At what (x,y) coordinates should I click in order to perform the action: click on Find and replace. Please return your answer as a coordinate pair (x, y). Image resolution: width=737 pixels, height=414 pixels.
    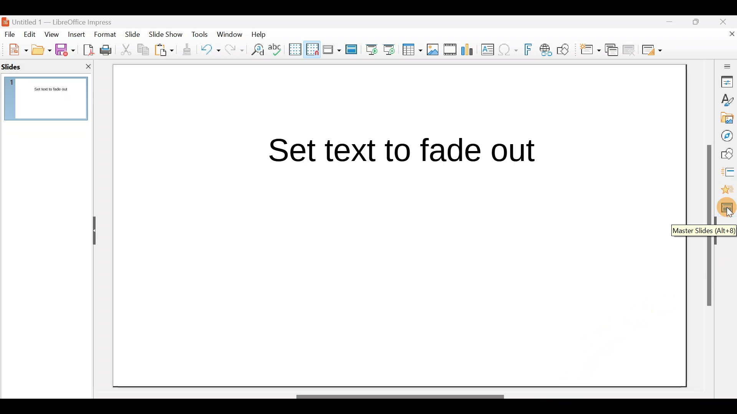
    Looking at the image, I should click on (256, 49).